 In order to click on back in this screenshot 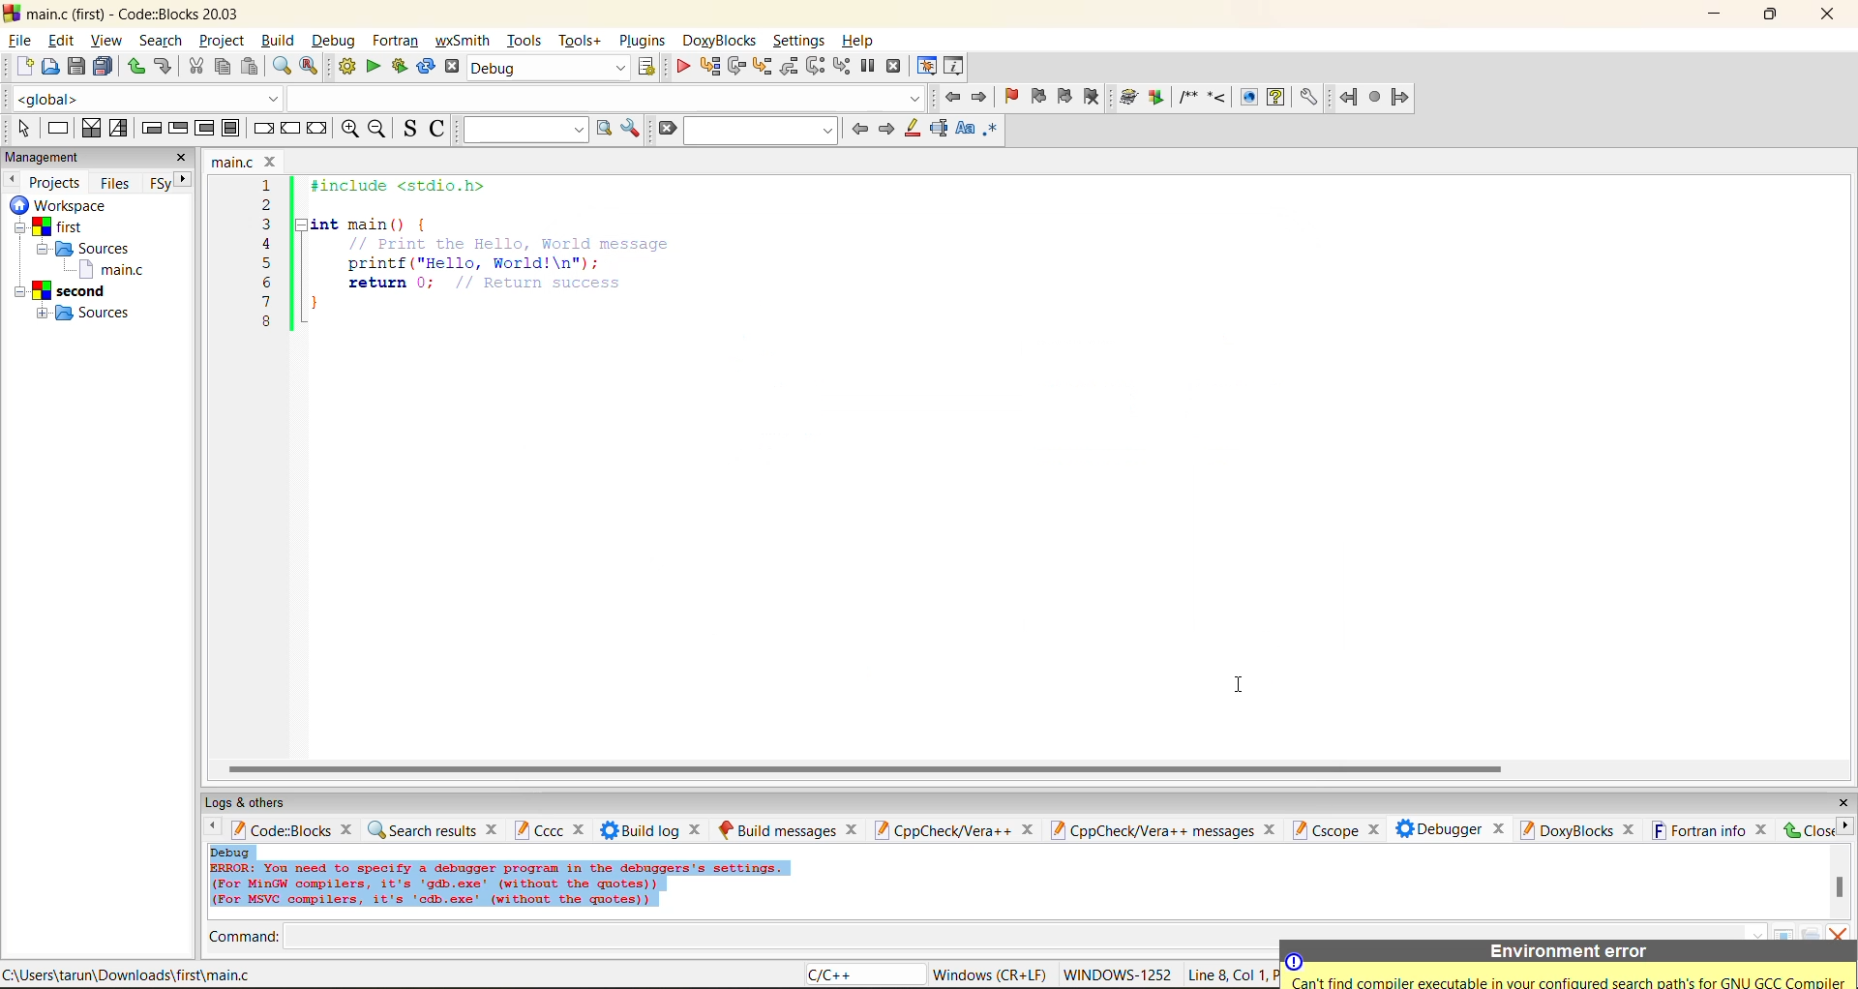, I will do `click(1350, 97)`.